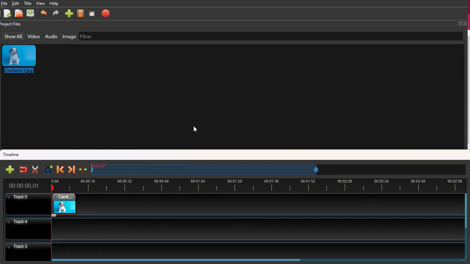 This screenshot has width=470, height=264. Describe the element at coordinates (28, 3) in the screenshot. I see `title` at that location.